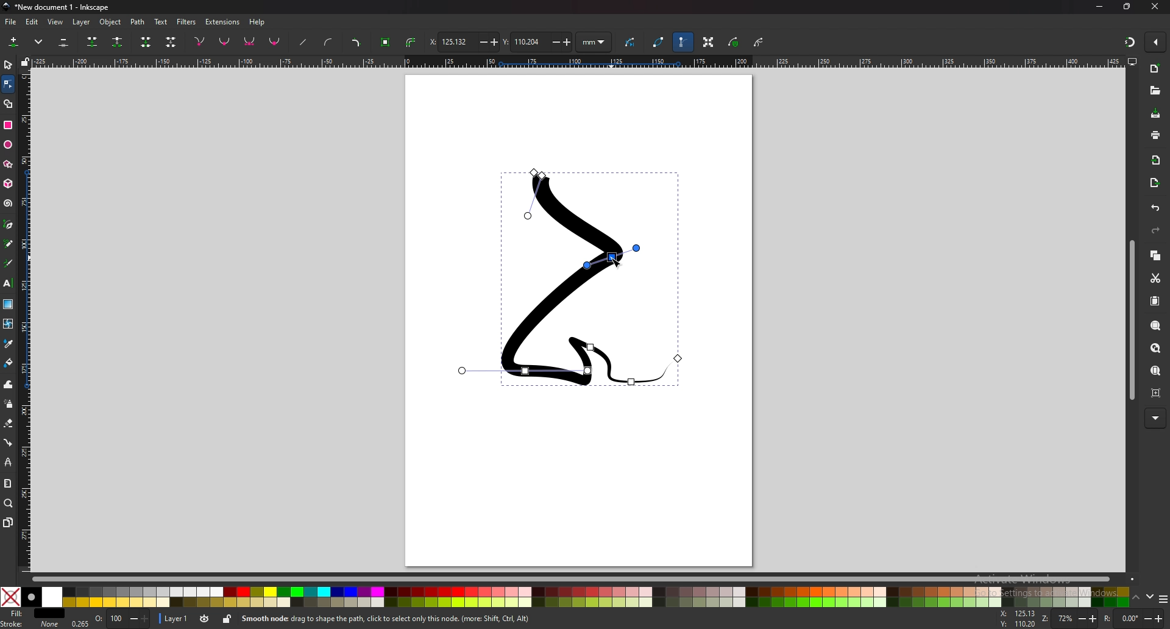 Image resolution: width=1170 pixels, height=629 pixels. I want to click on lock, so click(228, 619).